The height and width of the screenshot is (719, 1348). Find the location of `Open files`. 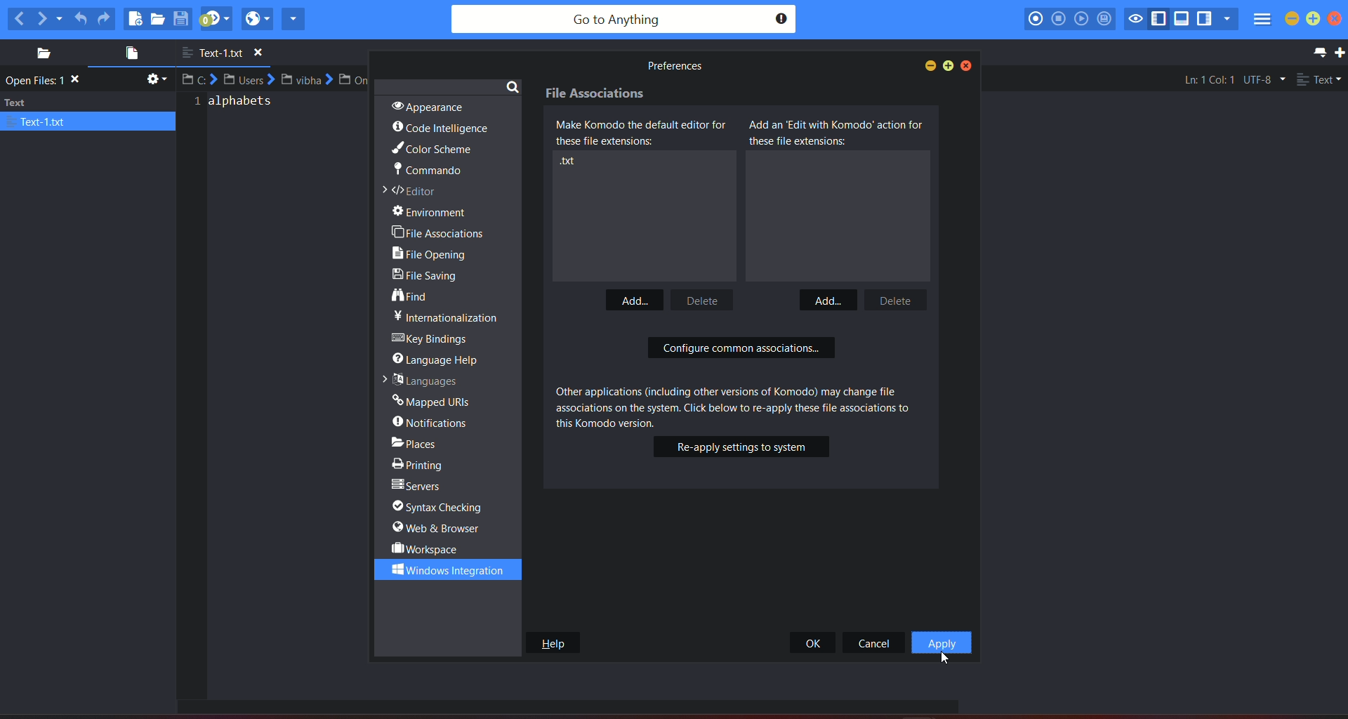

Open files is located at coordinates (46, 81).